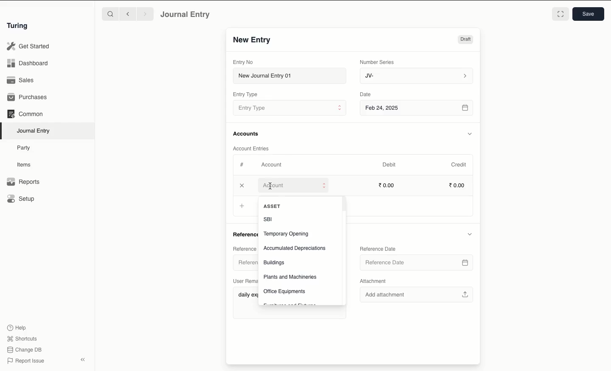 This screenshot has height=371, width=611. I want to click on Backward, so click(128, 14).